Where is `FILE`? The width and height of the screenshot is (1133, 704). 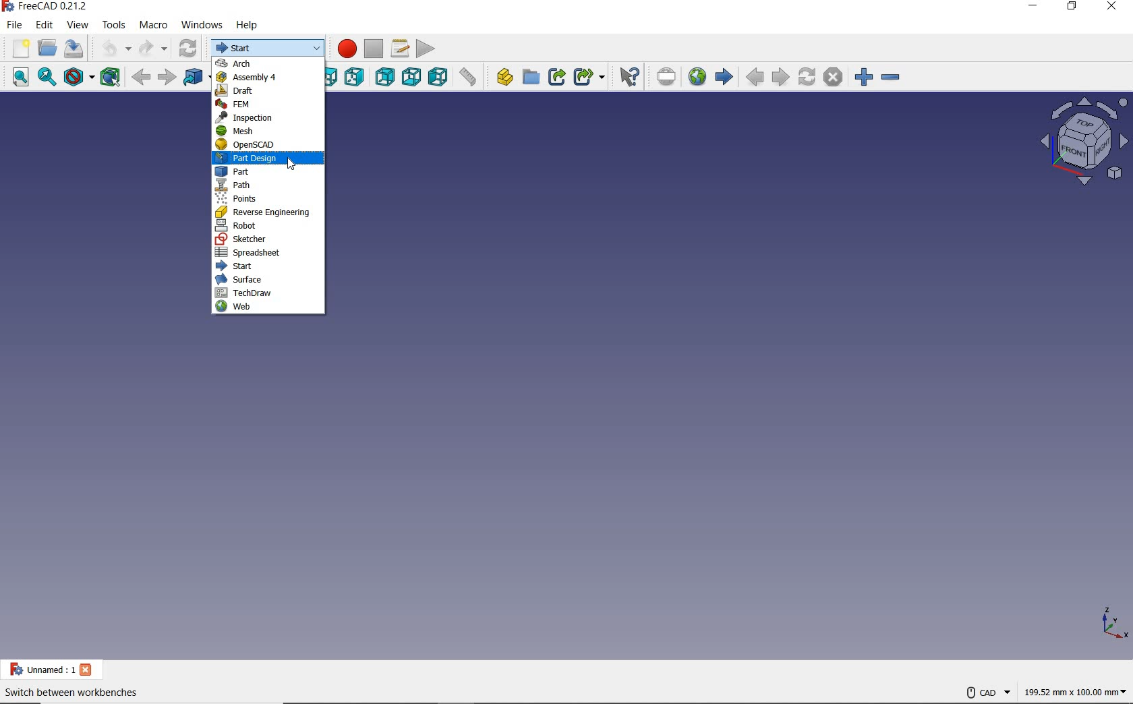
FILE is located at coordinates (13, 25).